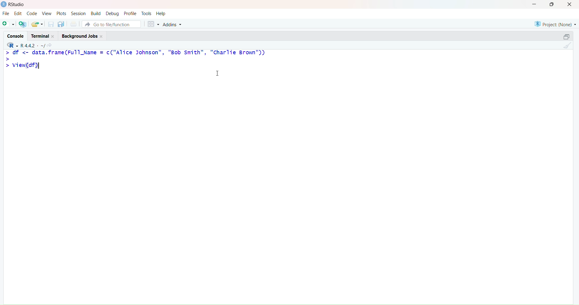 This screenshot has width=579, height=305. I want to click on Plots, so click(62, 13).